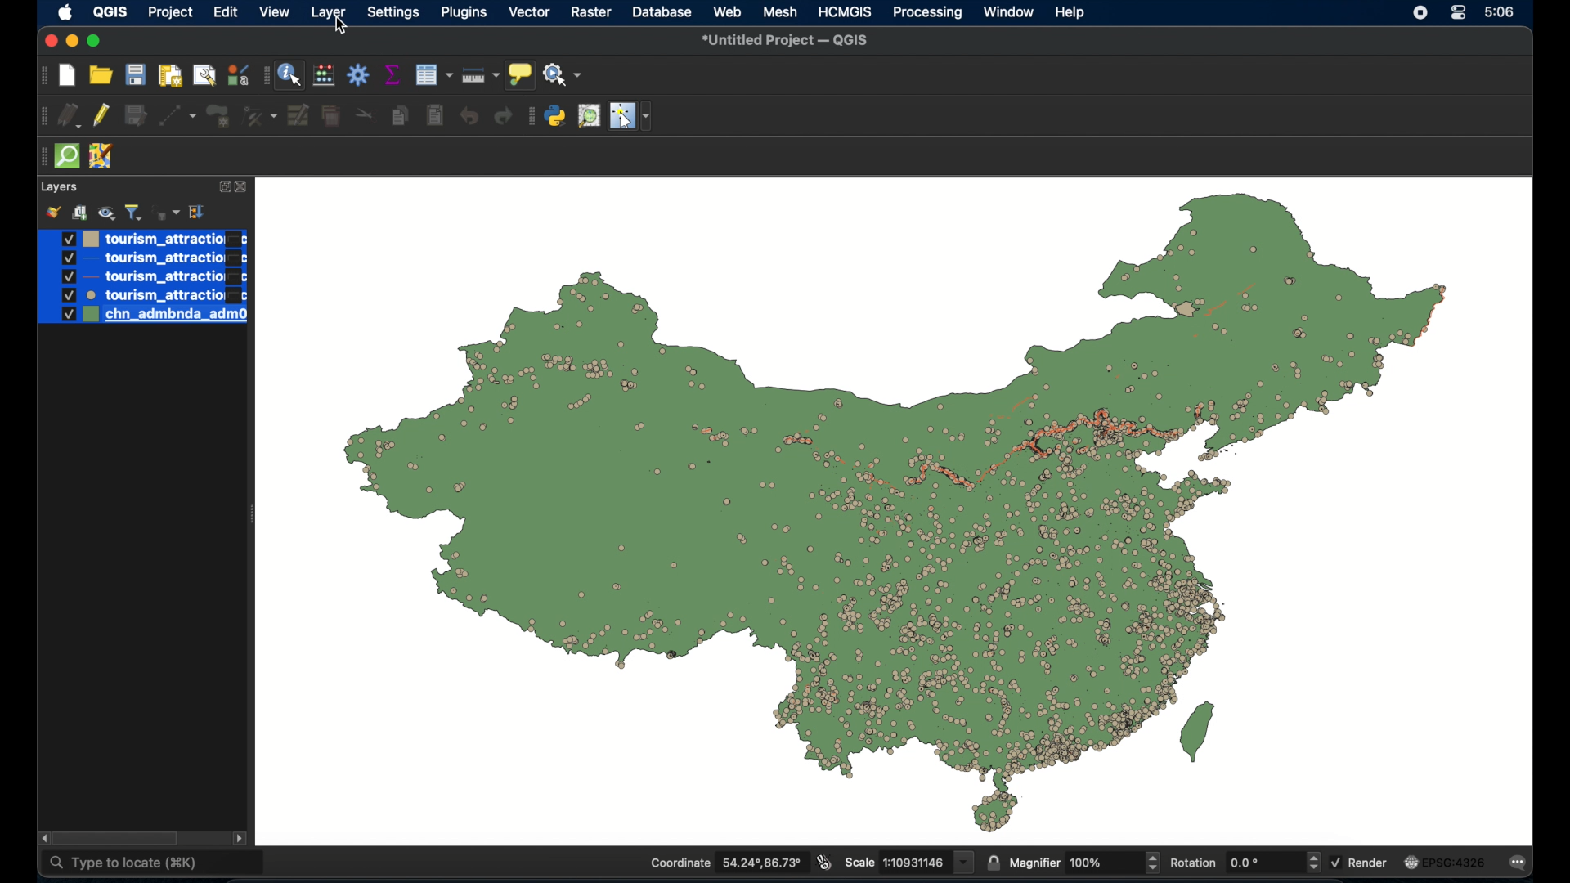  What do you see at coordinates (433, 76) in the screenshot?
I see `open attribute table` at bounding box center [433, 76].